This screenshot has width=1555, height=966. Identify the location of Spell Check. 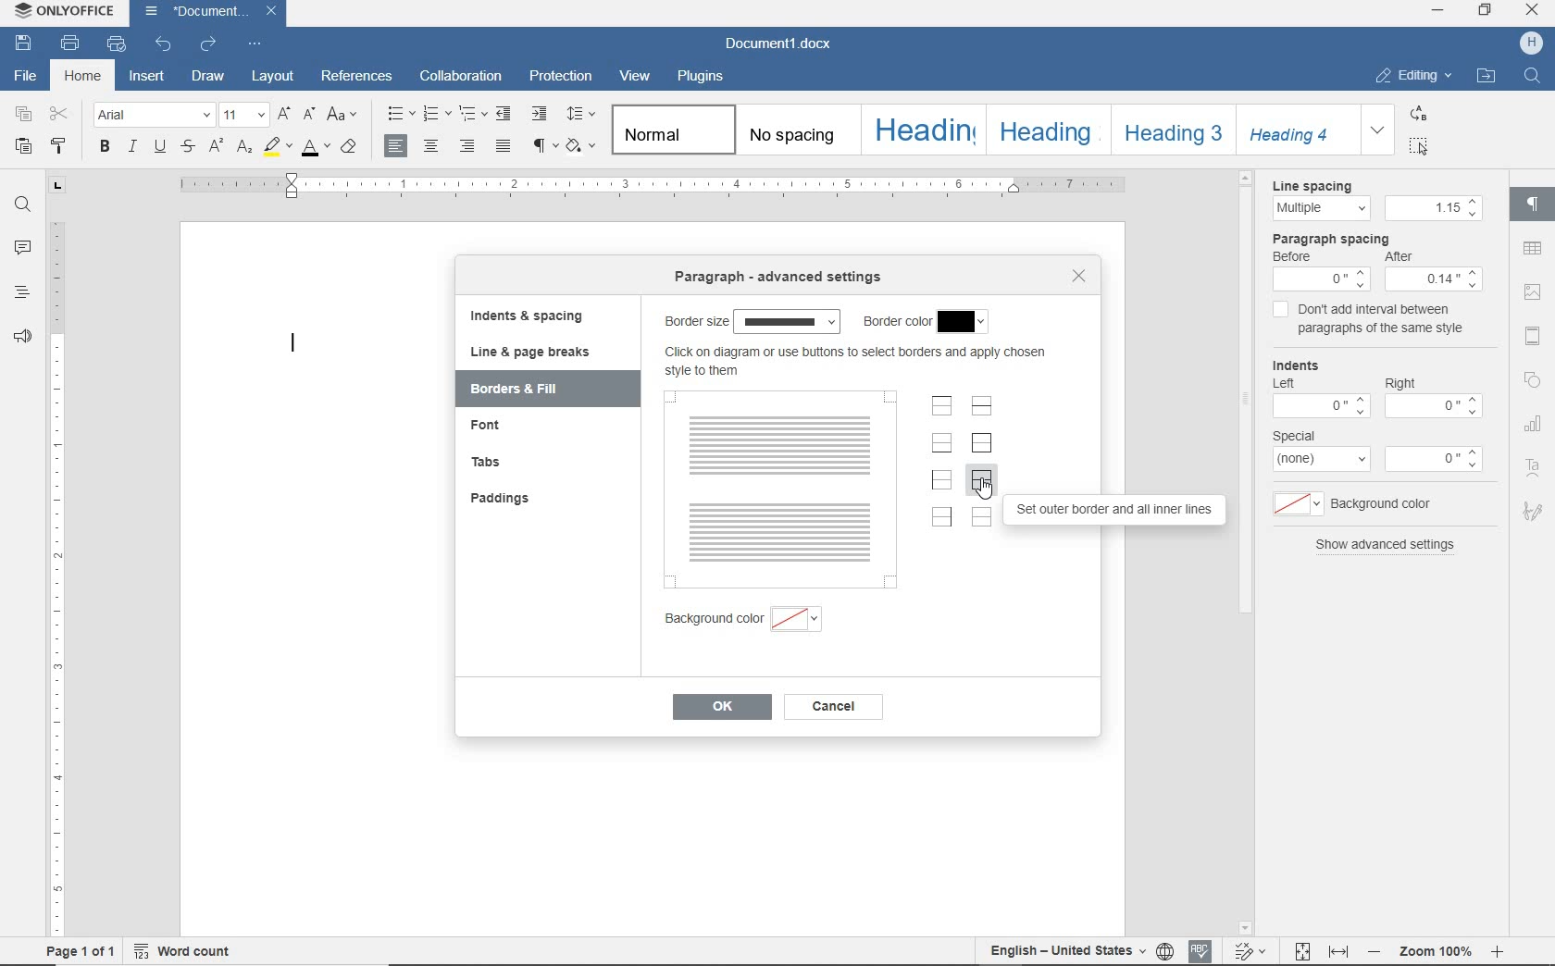
(1202, 949).